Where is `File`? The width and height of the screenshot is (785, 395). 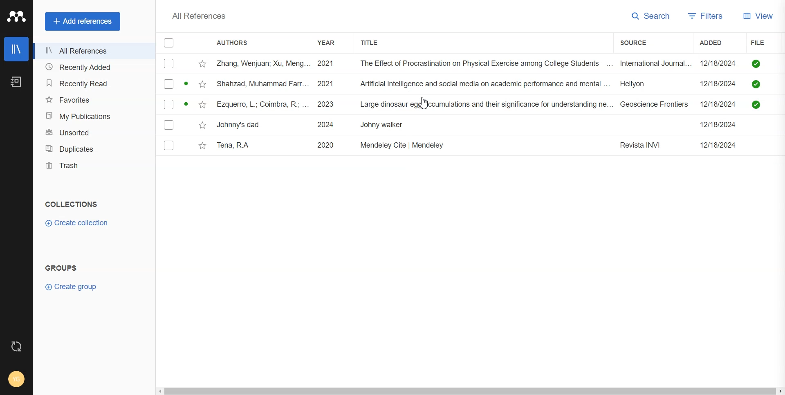
File is located at coordinates (454, 146).